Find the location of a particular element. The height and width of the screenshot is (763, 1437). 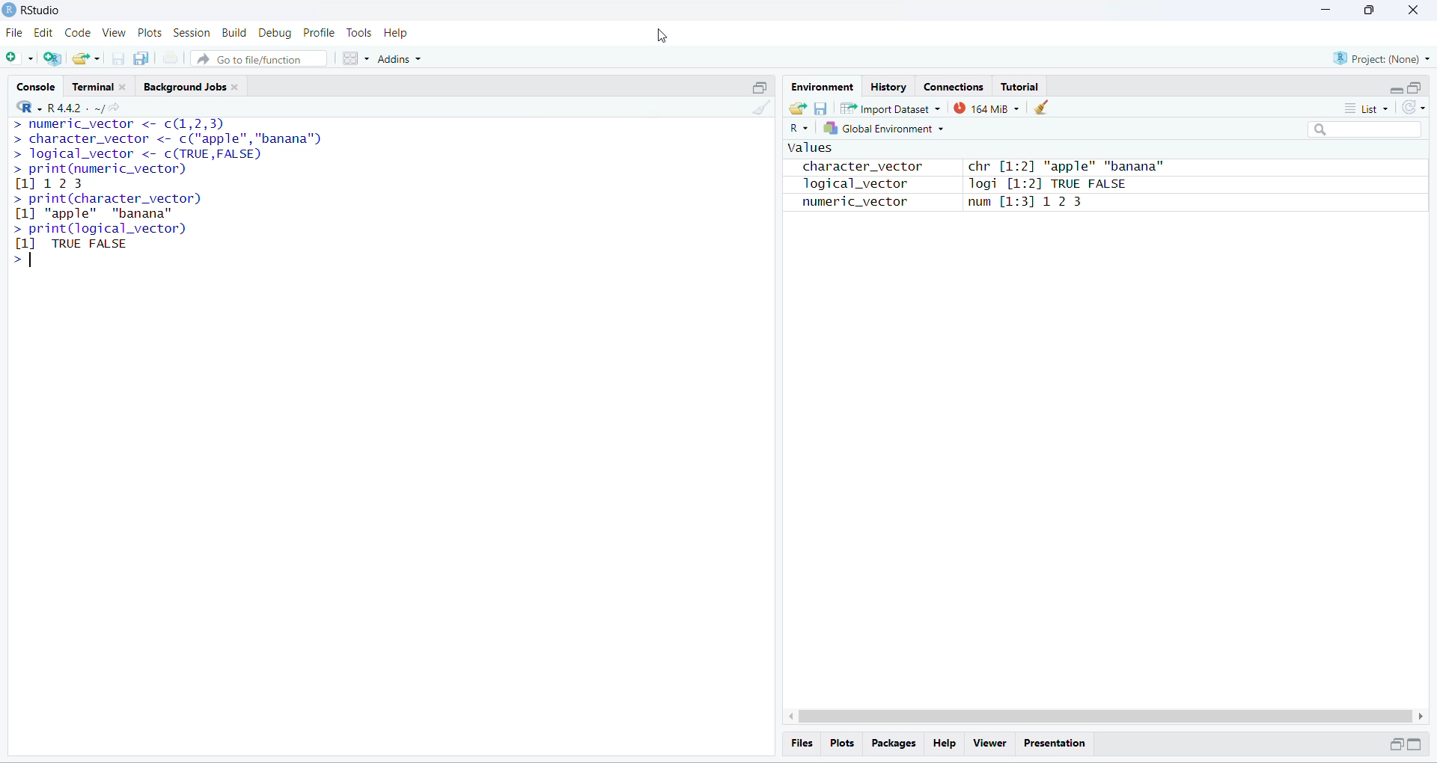

Connections is located at coordinates (953, 85).